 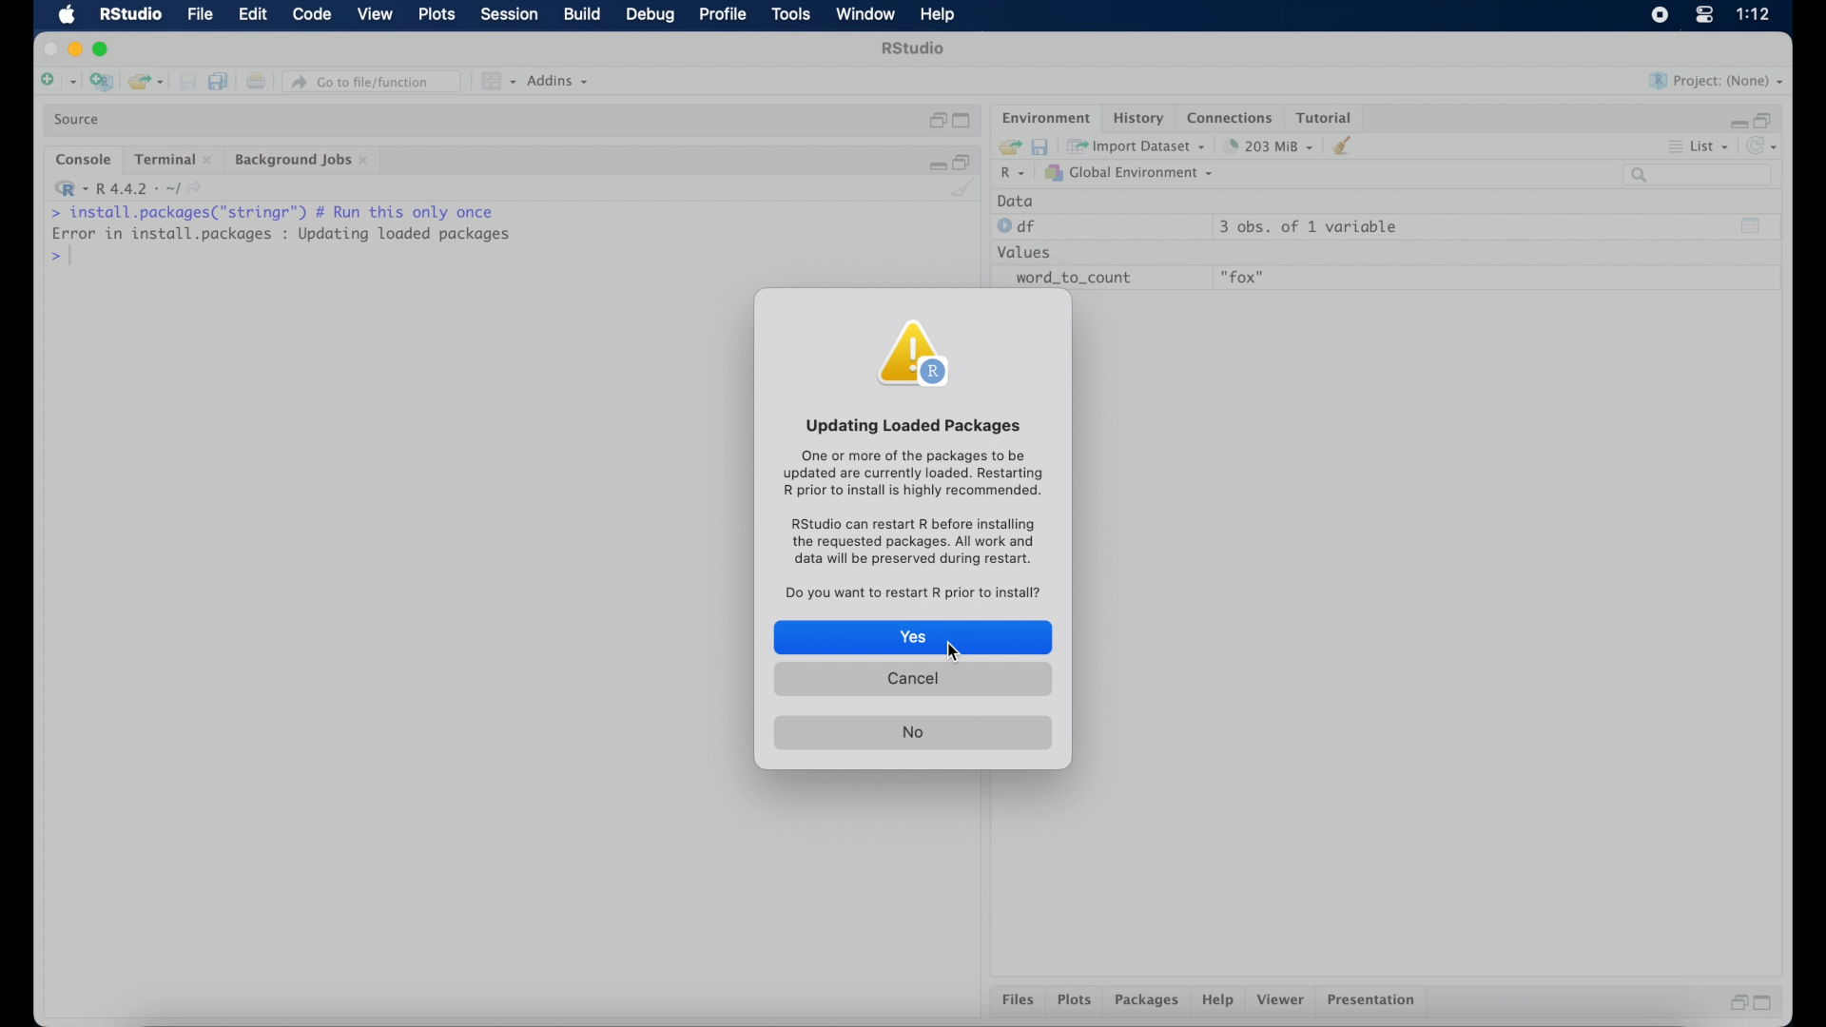 I want to click on restore down, so click(x=936, y=121).